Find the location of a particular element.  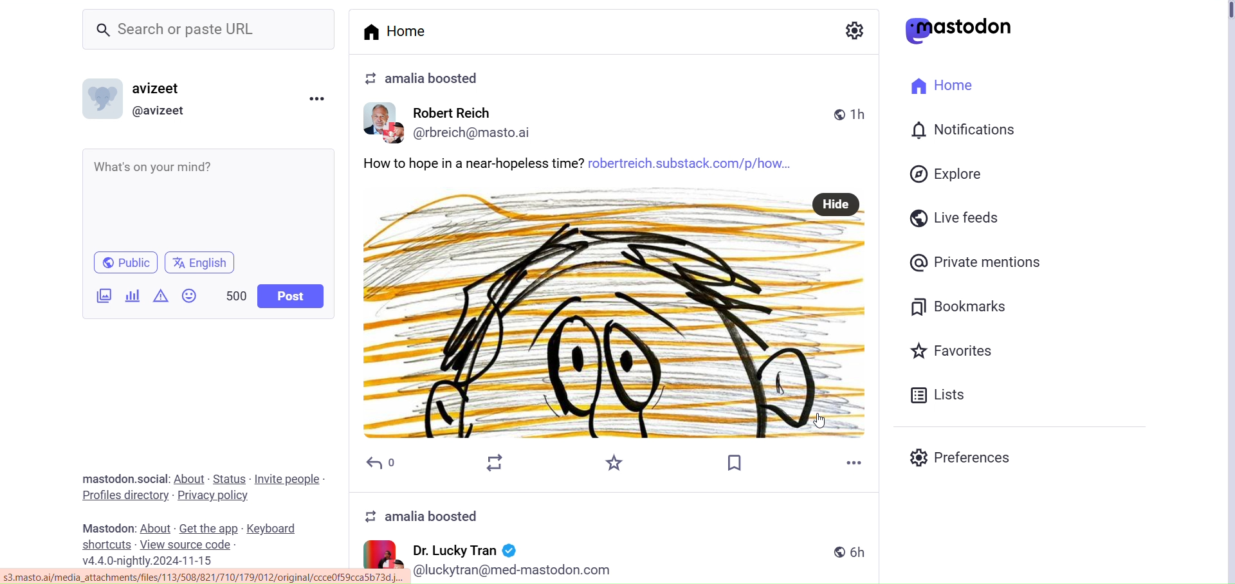

Text is located at coordinates (106, 527).